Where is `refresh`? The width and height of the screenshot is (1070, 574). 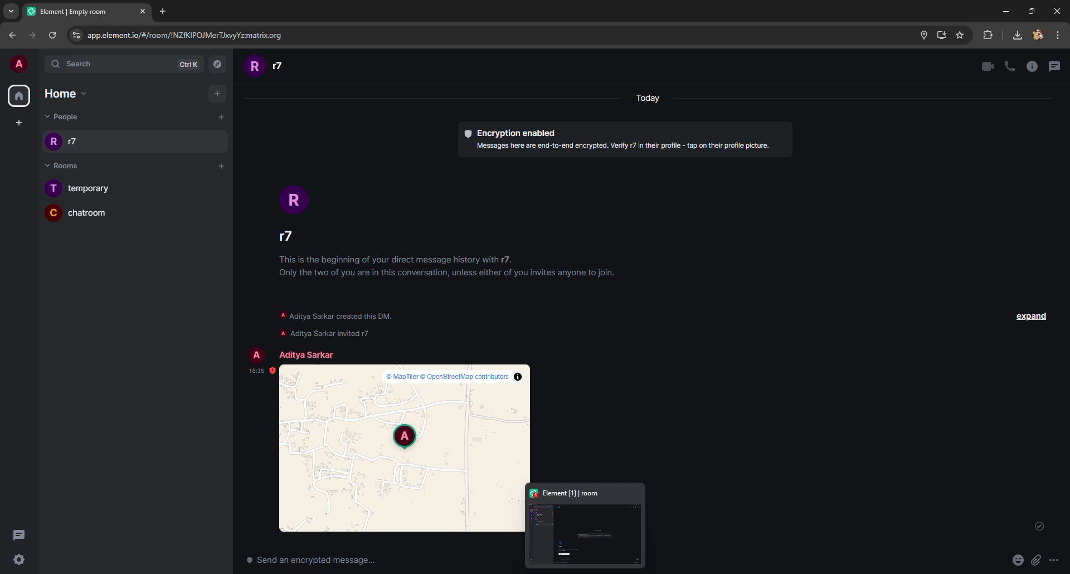 refresh is located at coordinates (52, 35).